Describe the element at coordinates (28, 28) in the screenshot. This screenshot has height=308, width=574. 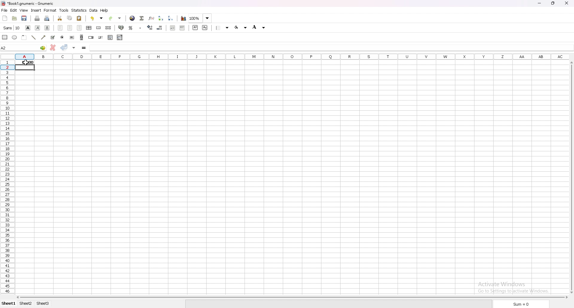
I see `bold` at that location.